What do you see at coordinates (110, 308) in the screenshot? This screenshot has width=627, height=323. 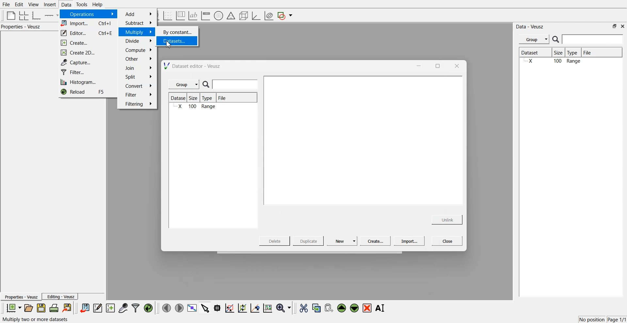 I see `create new datasets` at bounding box center [110, 308].